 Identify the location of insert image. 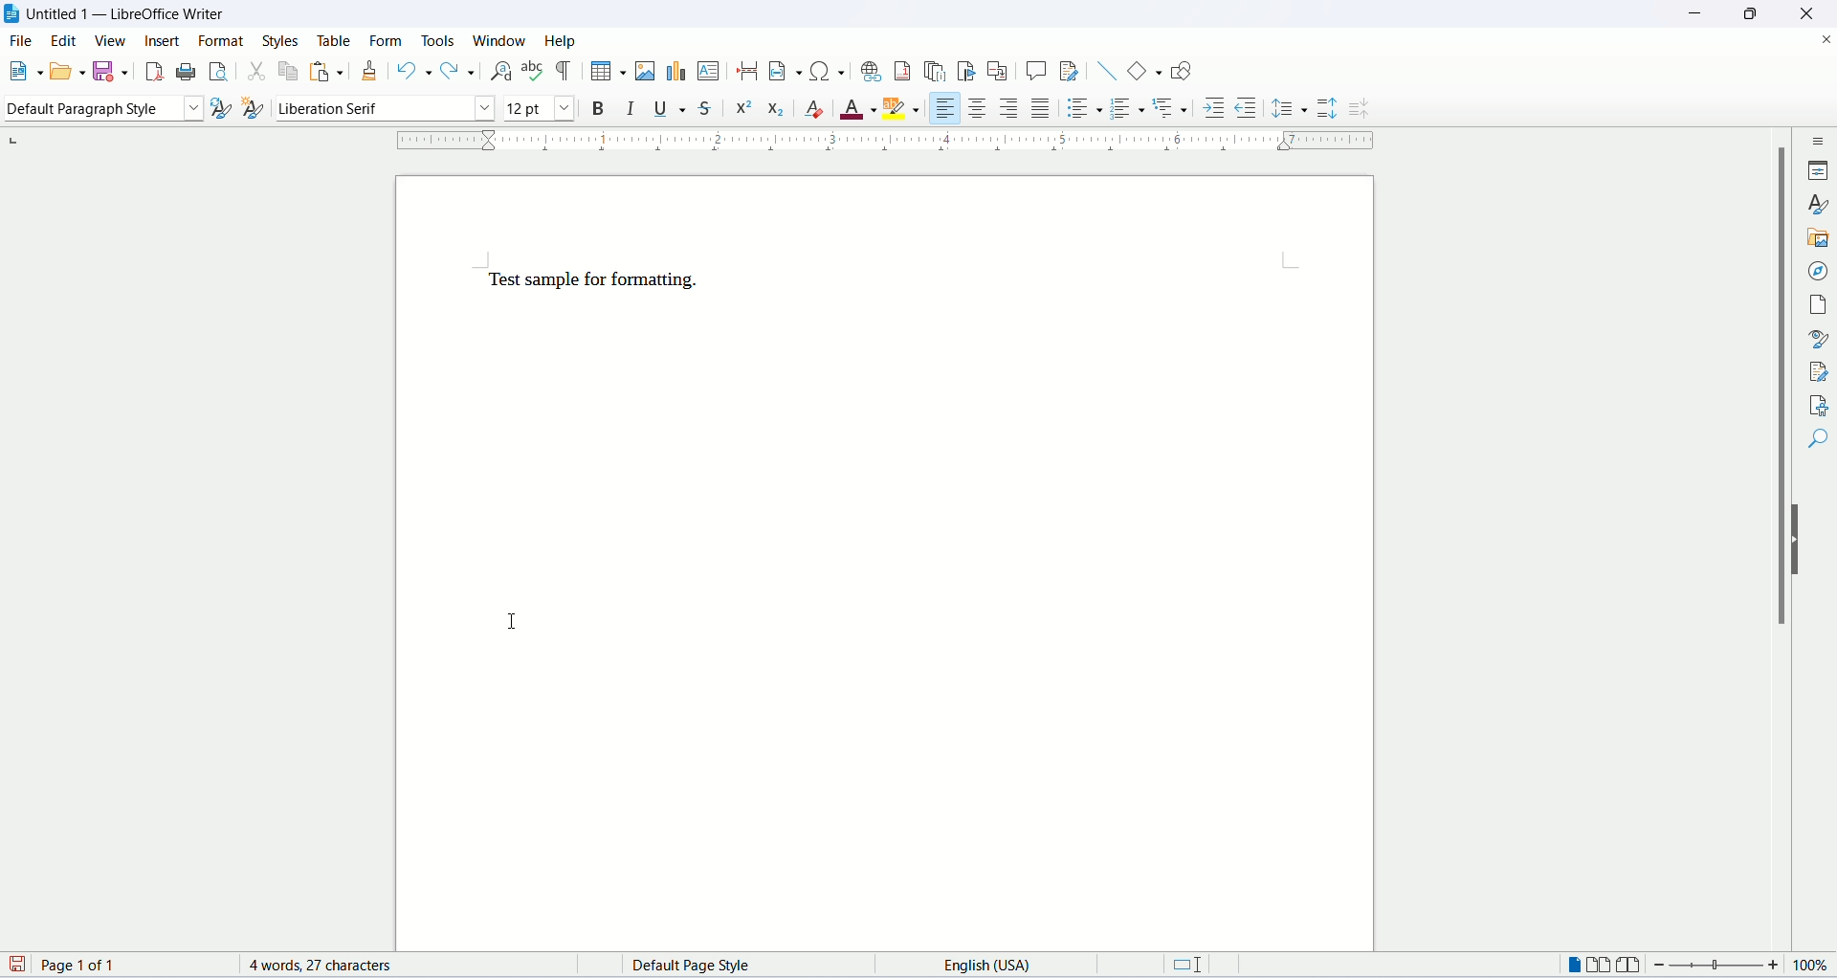
(644, 71).